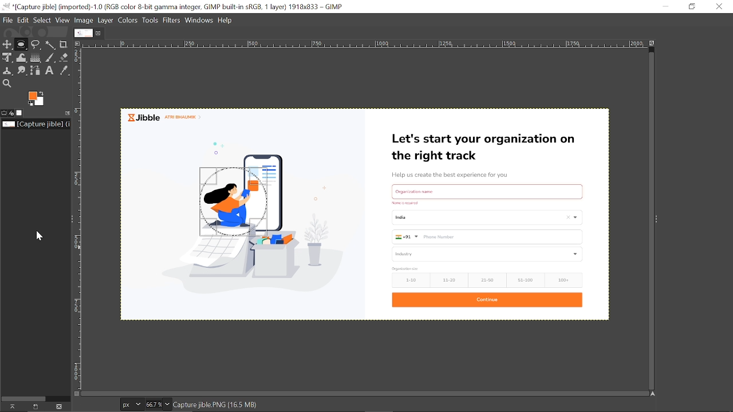 The width and height of the screenshot is (733, 412). Describe the element at coordinates (6, 57) in the screenshot. I see `Unified transform tool` at that location.